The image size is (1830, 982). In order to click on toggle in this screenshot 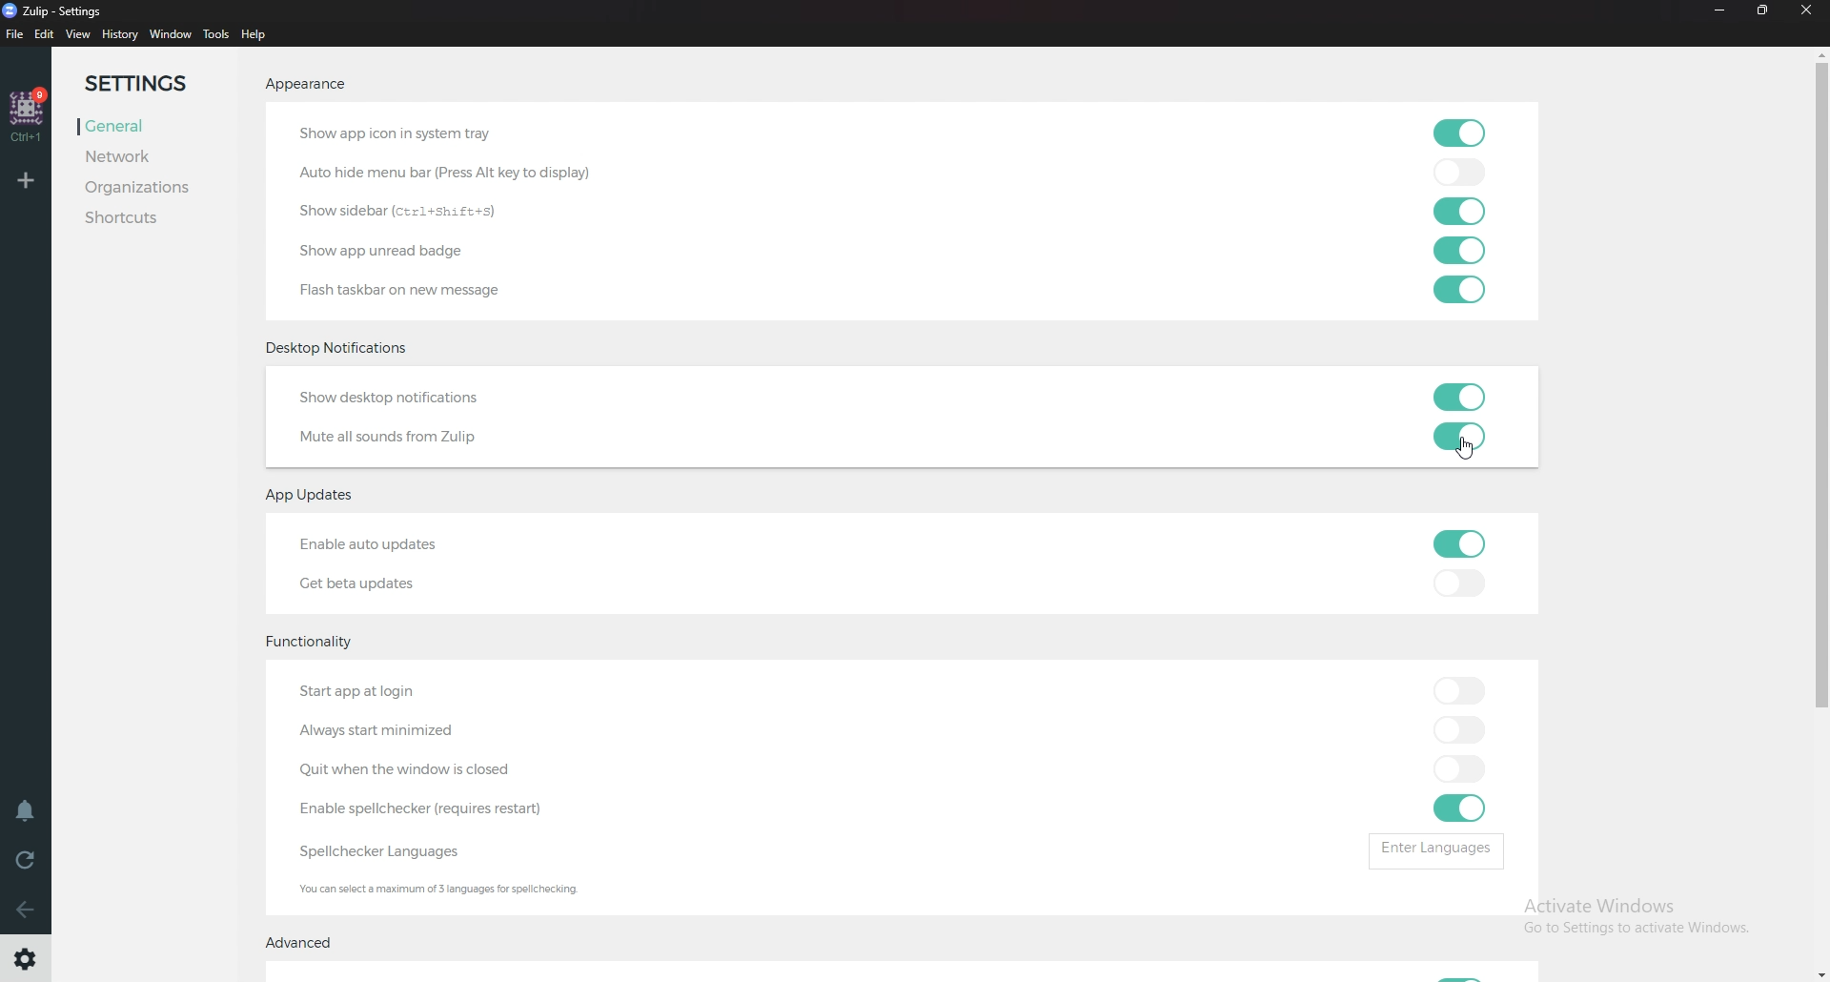, I will do `click(1458, 213)`.